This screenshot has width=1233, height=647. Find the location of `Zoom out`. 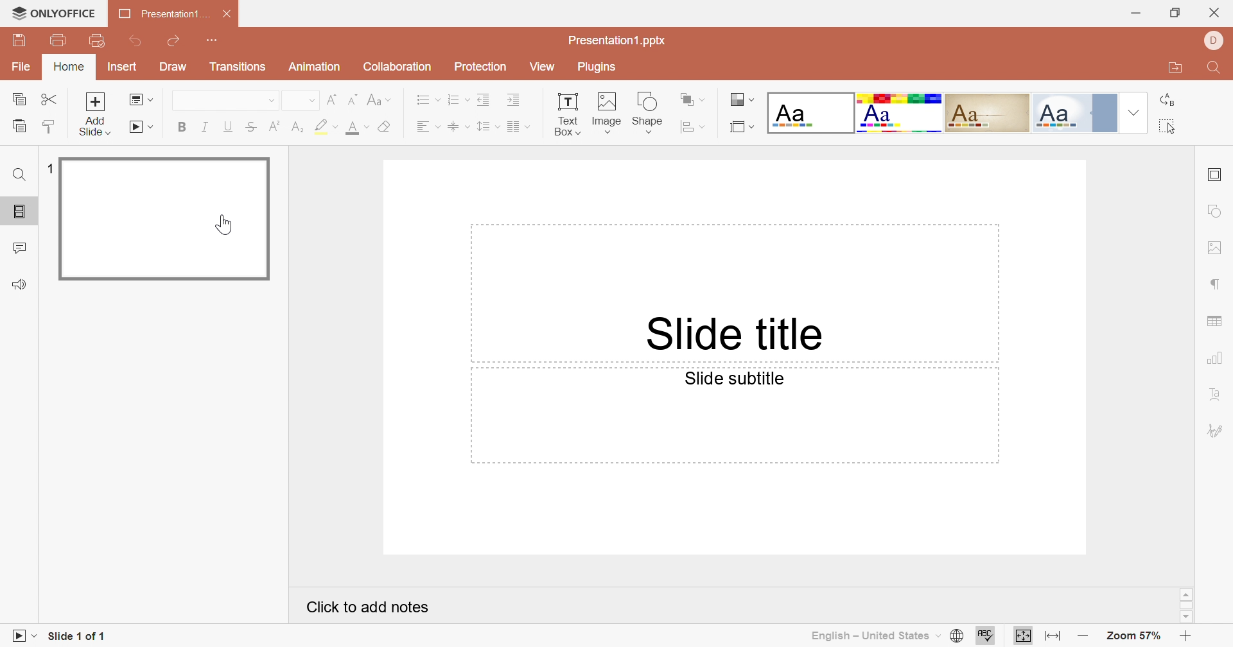

Zoom out is located at coordinates (1083, 637).